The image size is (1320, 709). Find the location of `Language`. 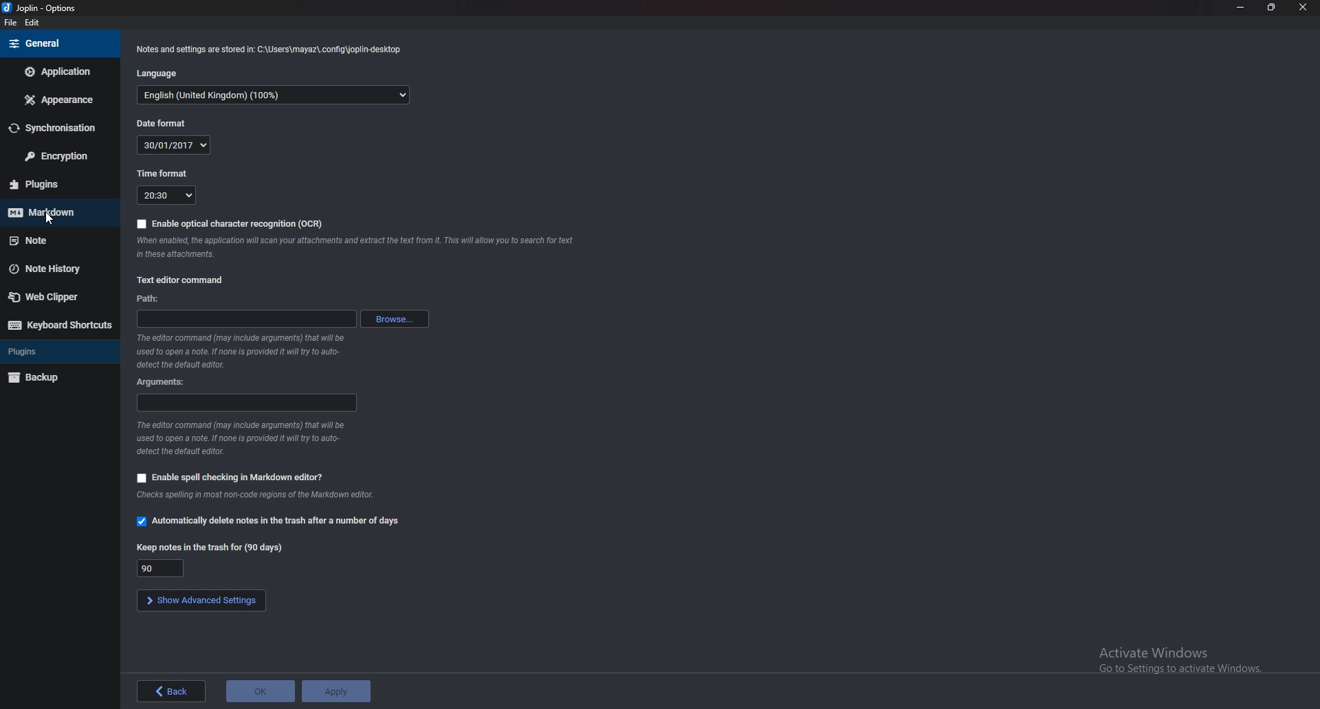

Language is located at coordinates (161, 74).